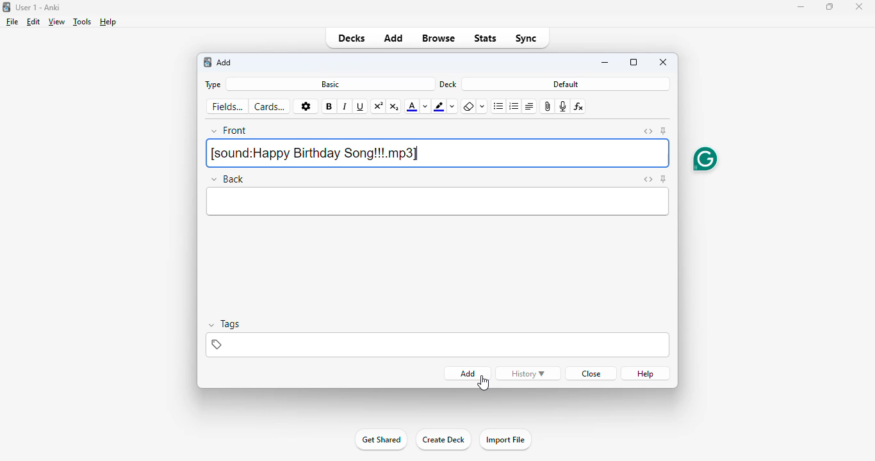 Image resolution: width=875 pixels, height=461 pixels. What do you see at coordinates (34, 21) in the screenshot?
I see `edit` at bounding box center [34, 21].